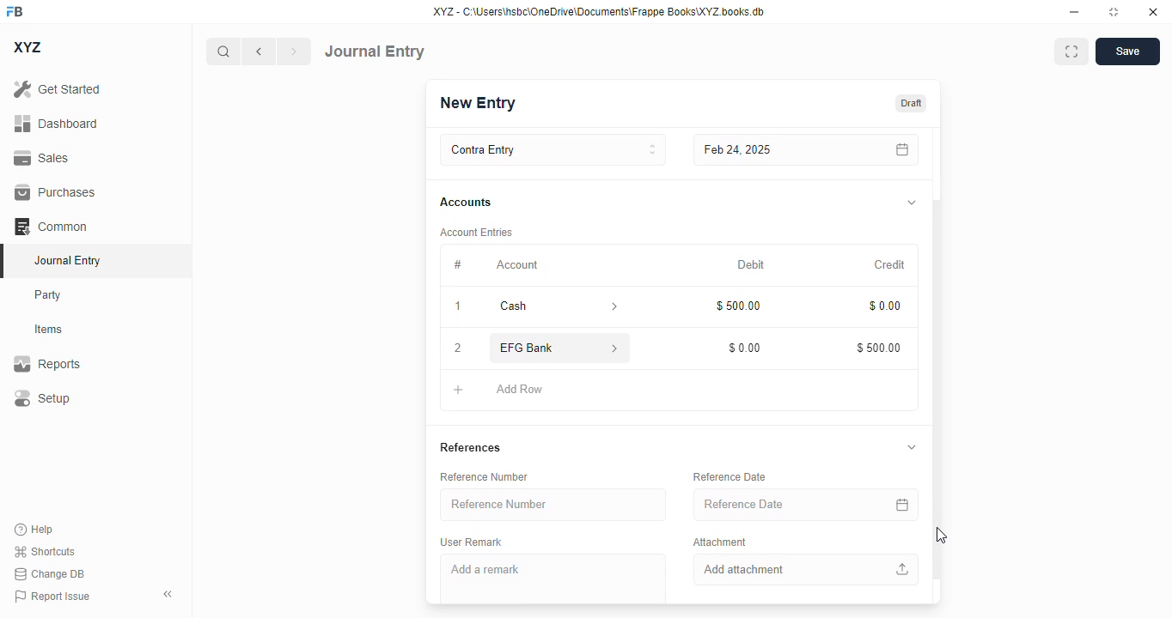 The height and width of the screenshot is (618, 1172). What do you see at coordinates (1114, 12) in the screenshot?
I see `toggle maximize` at bounding box center [1114, 12].